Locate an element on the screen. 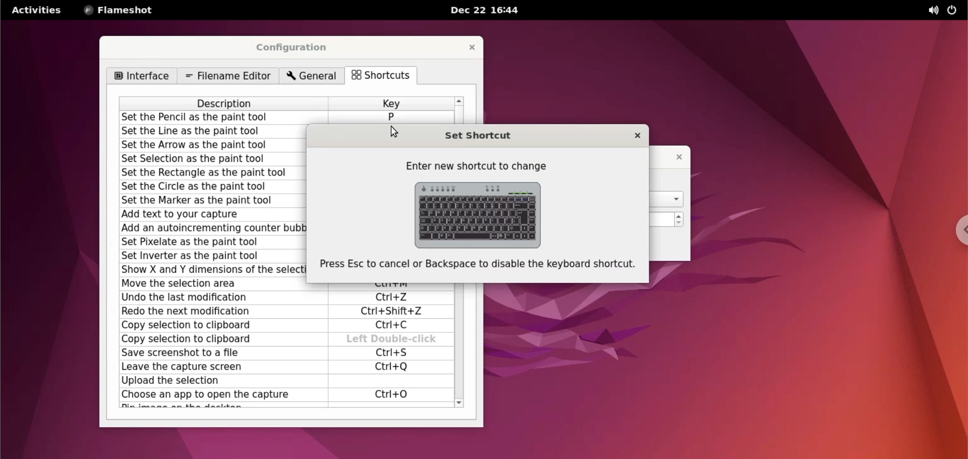  set the rectangle as the paint tool is located at coordinates (210, 173).